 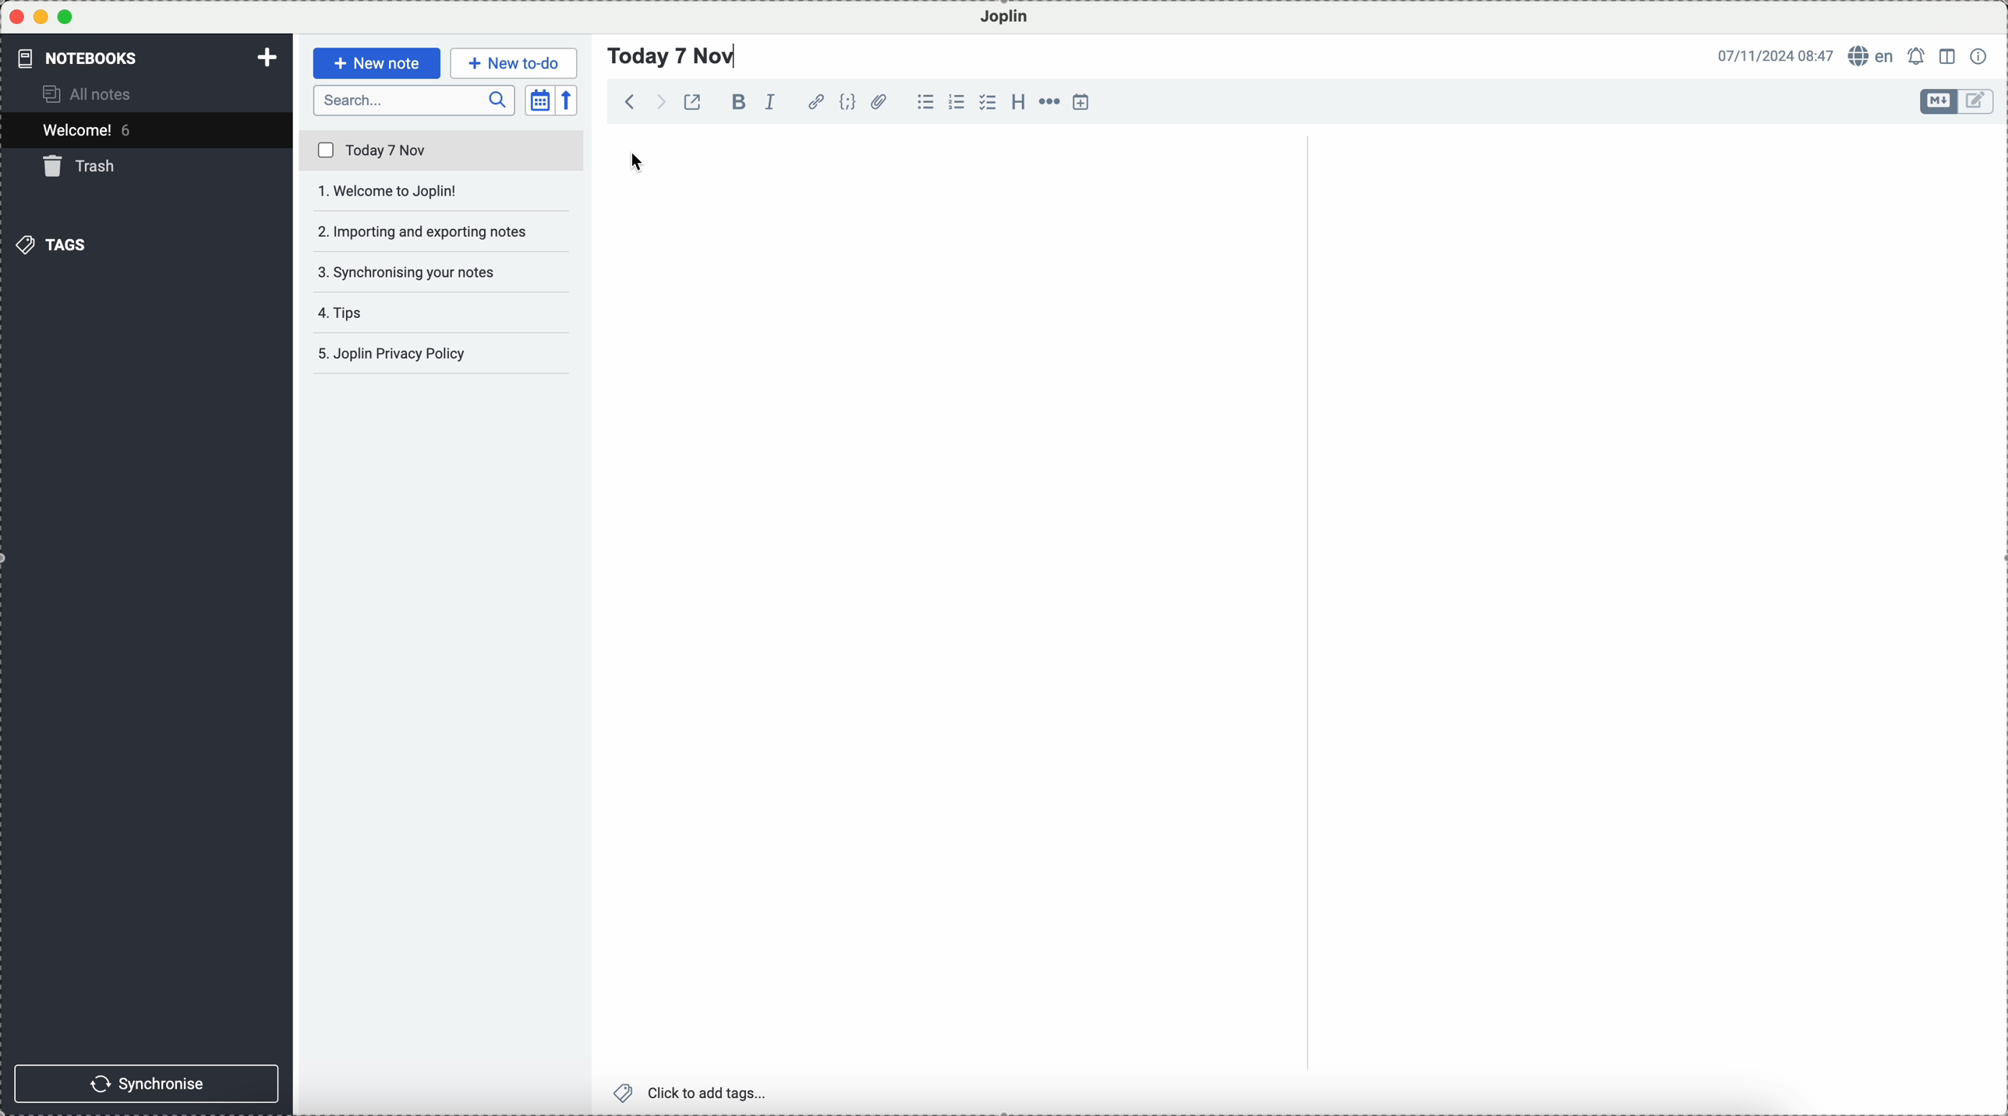 I want to click on trash, so click(x=83, y=166).